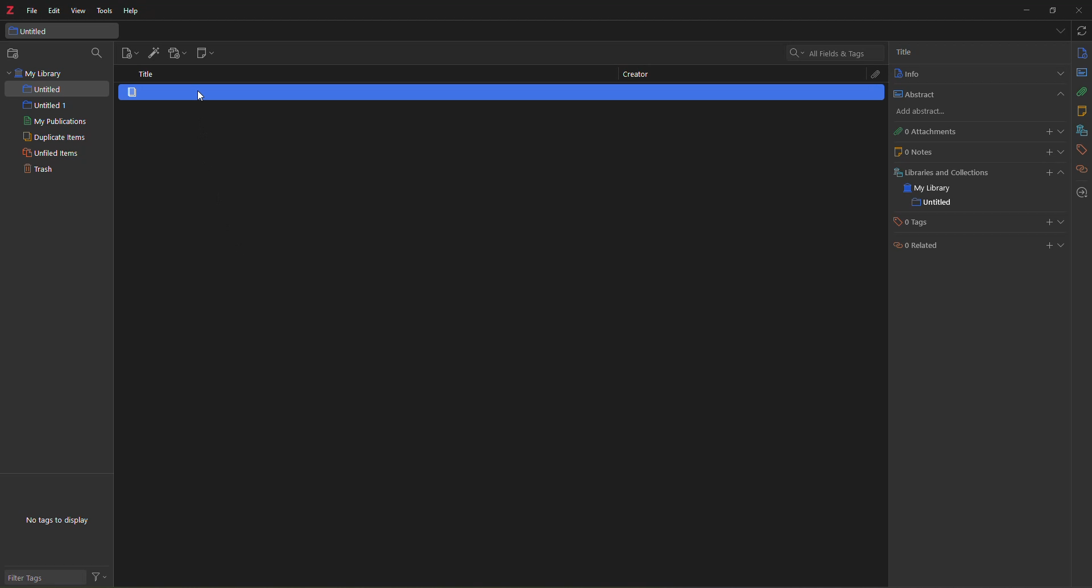 The image size is (1092, 588). Describe the element at coordinates (1053, 11) in the screenshot. I see `maximize` at that location.